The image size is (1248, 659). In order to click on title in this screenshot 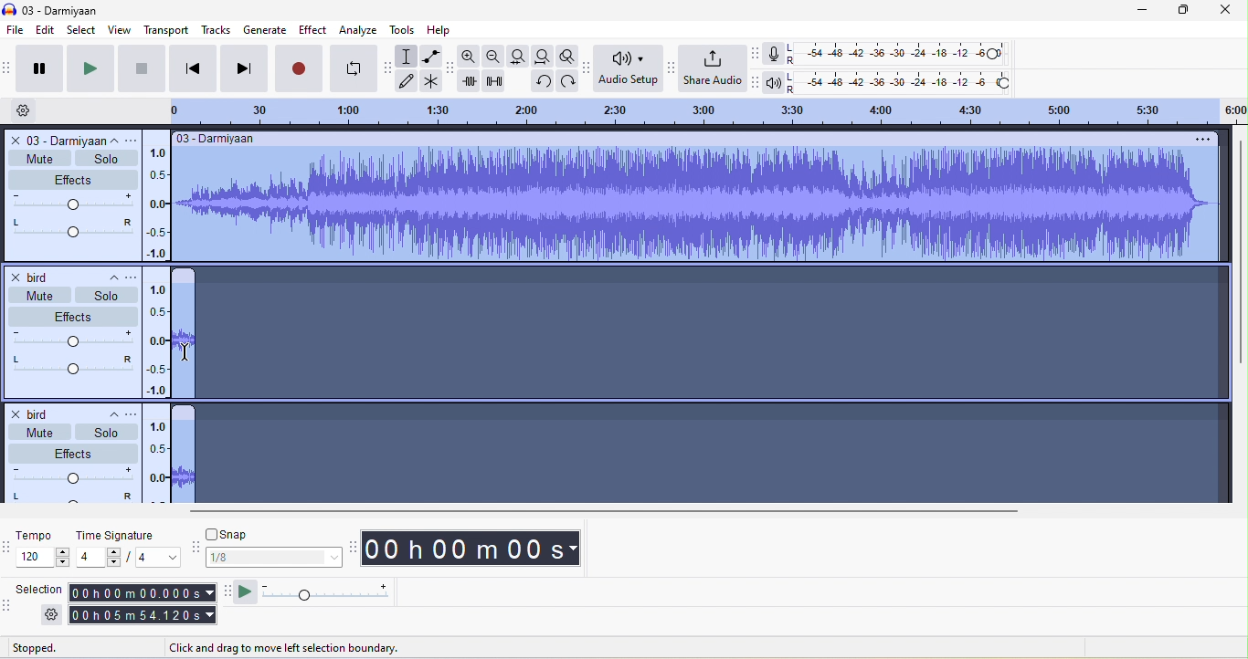, I will do `click(59, 9)`.